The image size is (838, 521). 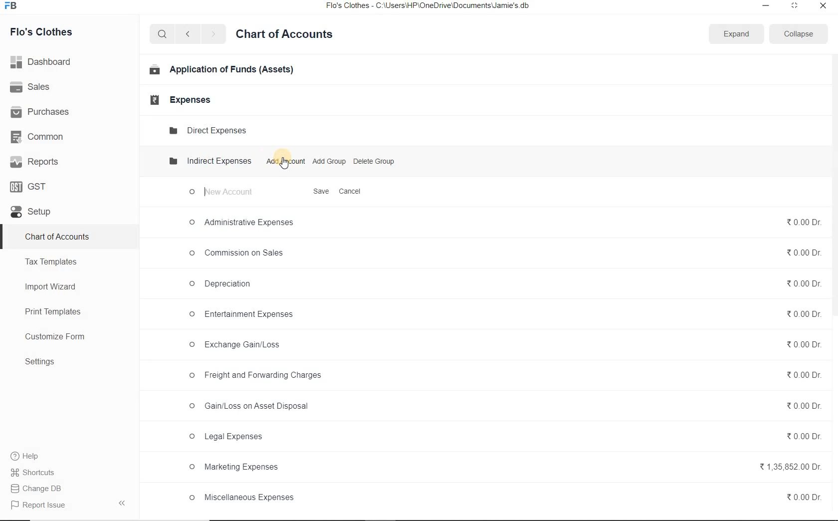 What do you see at coordinates (207, 130) in the screenshot?
I see `Direct Expense` at bounding box center [207, 130].